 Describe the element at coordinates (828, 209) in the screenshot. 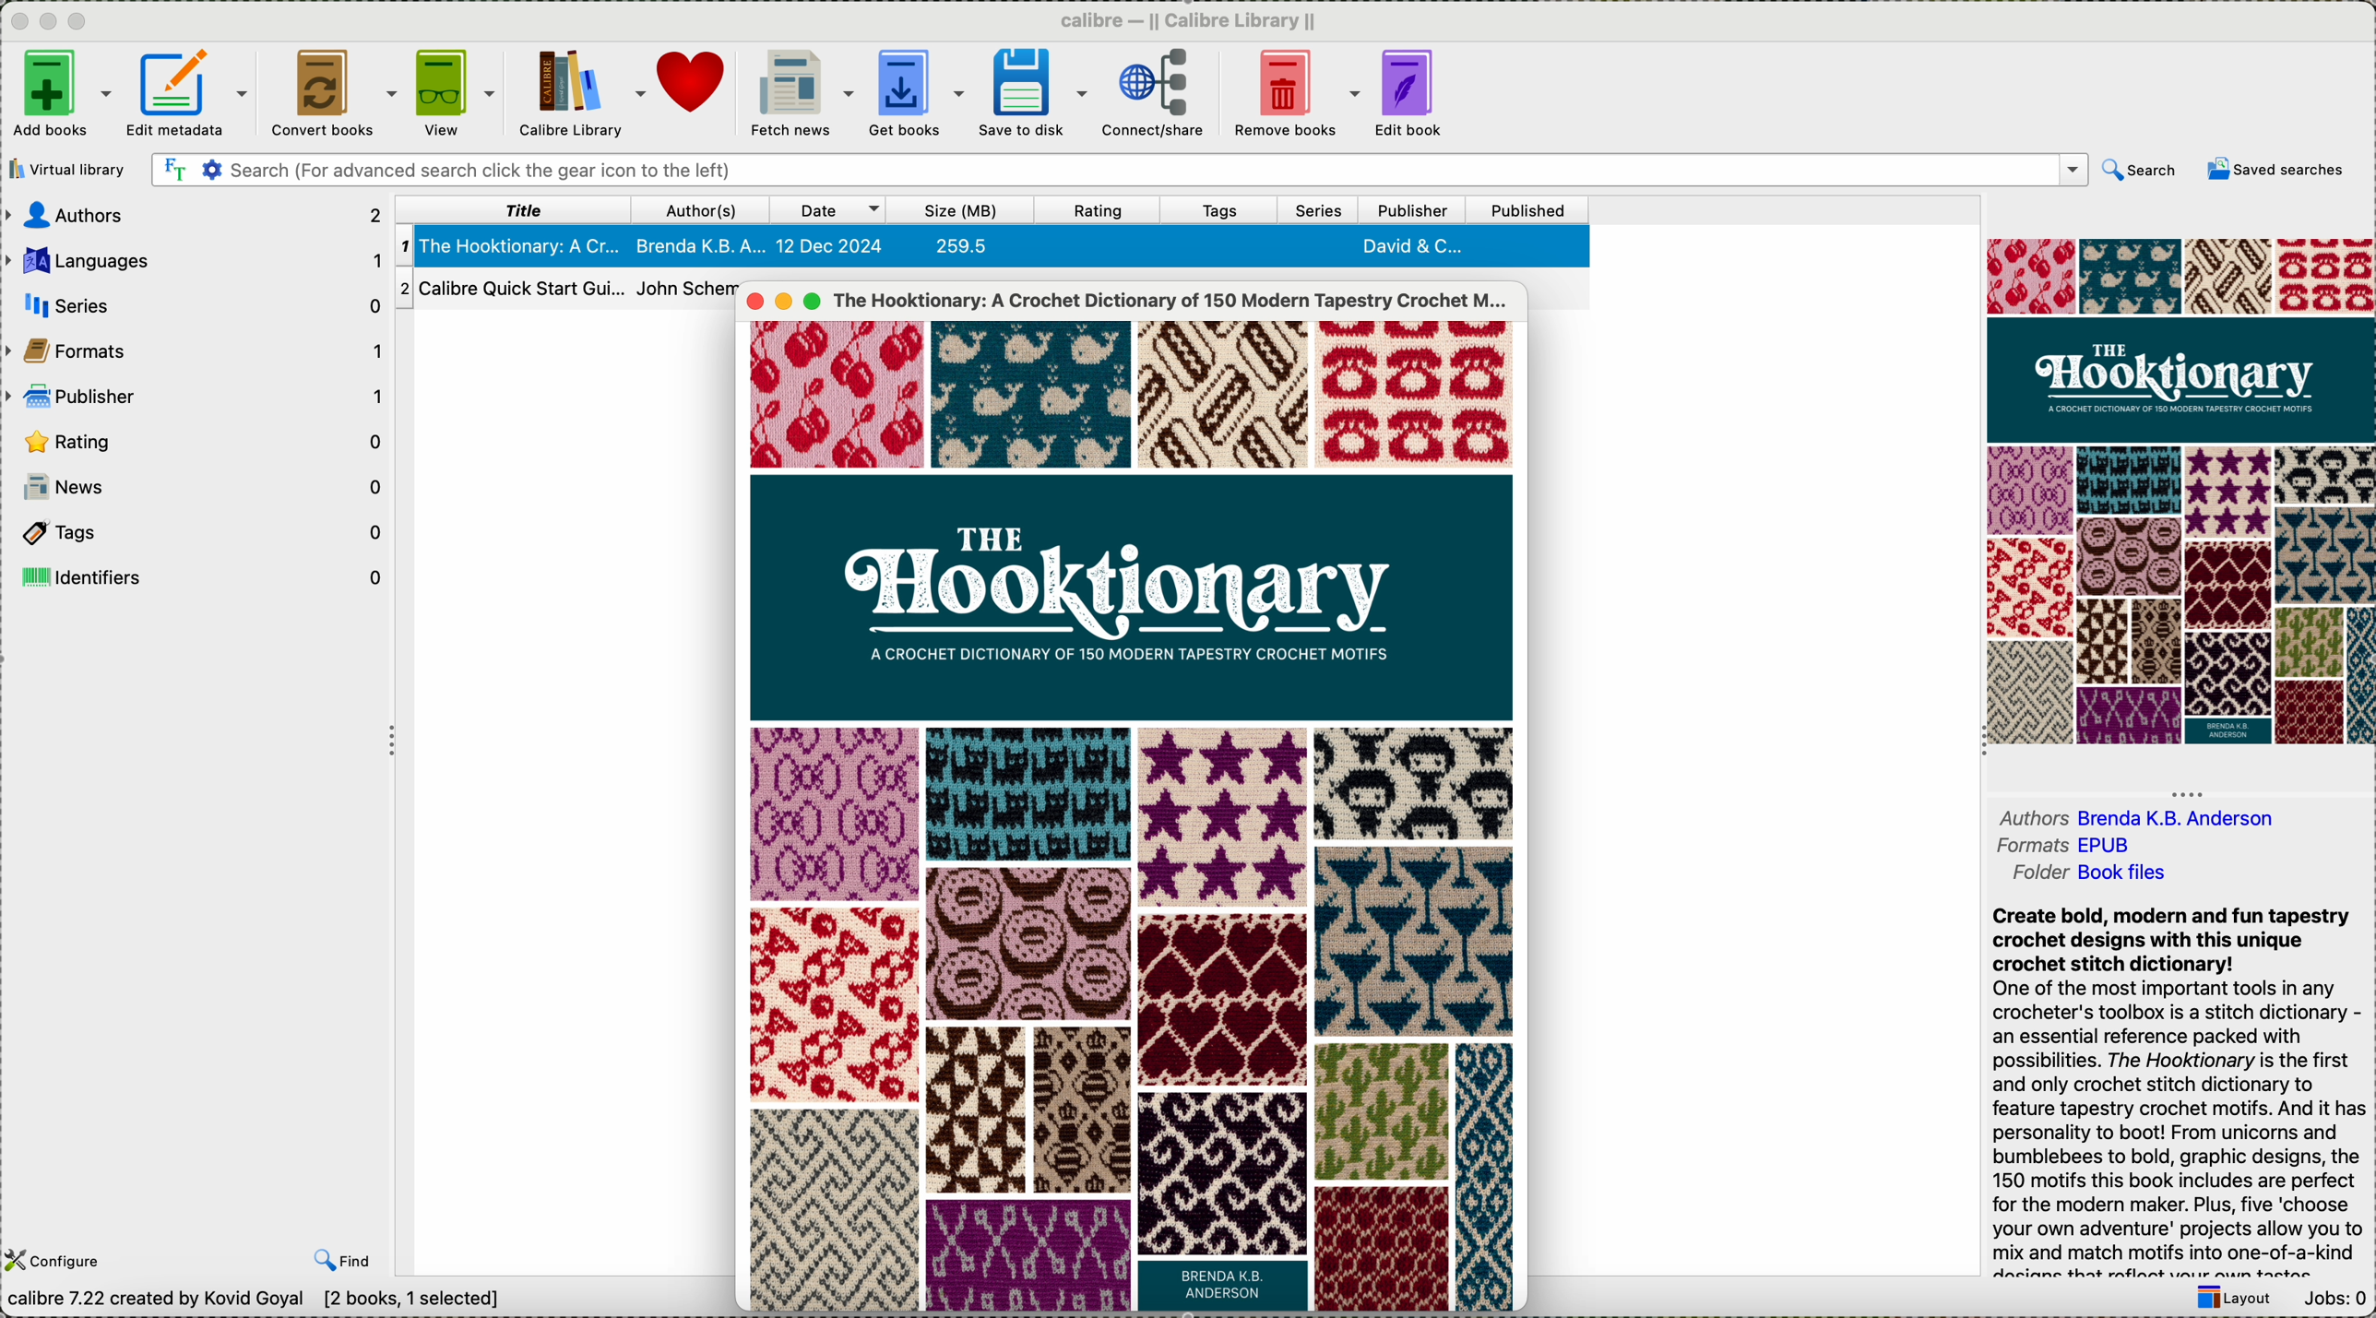

I see `date` at that location.